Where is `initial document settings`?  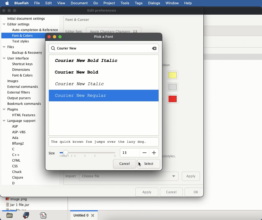 initial document settings is located at coordinates (28, 18).